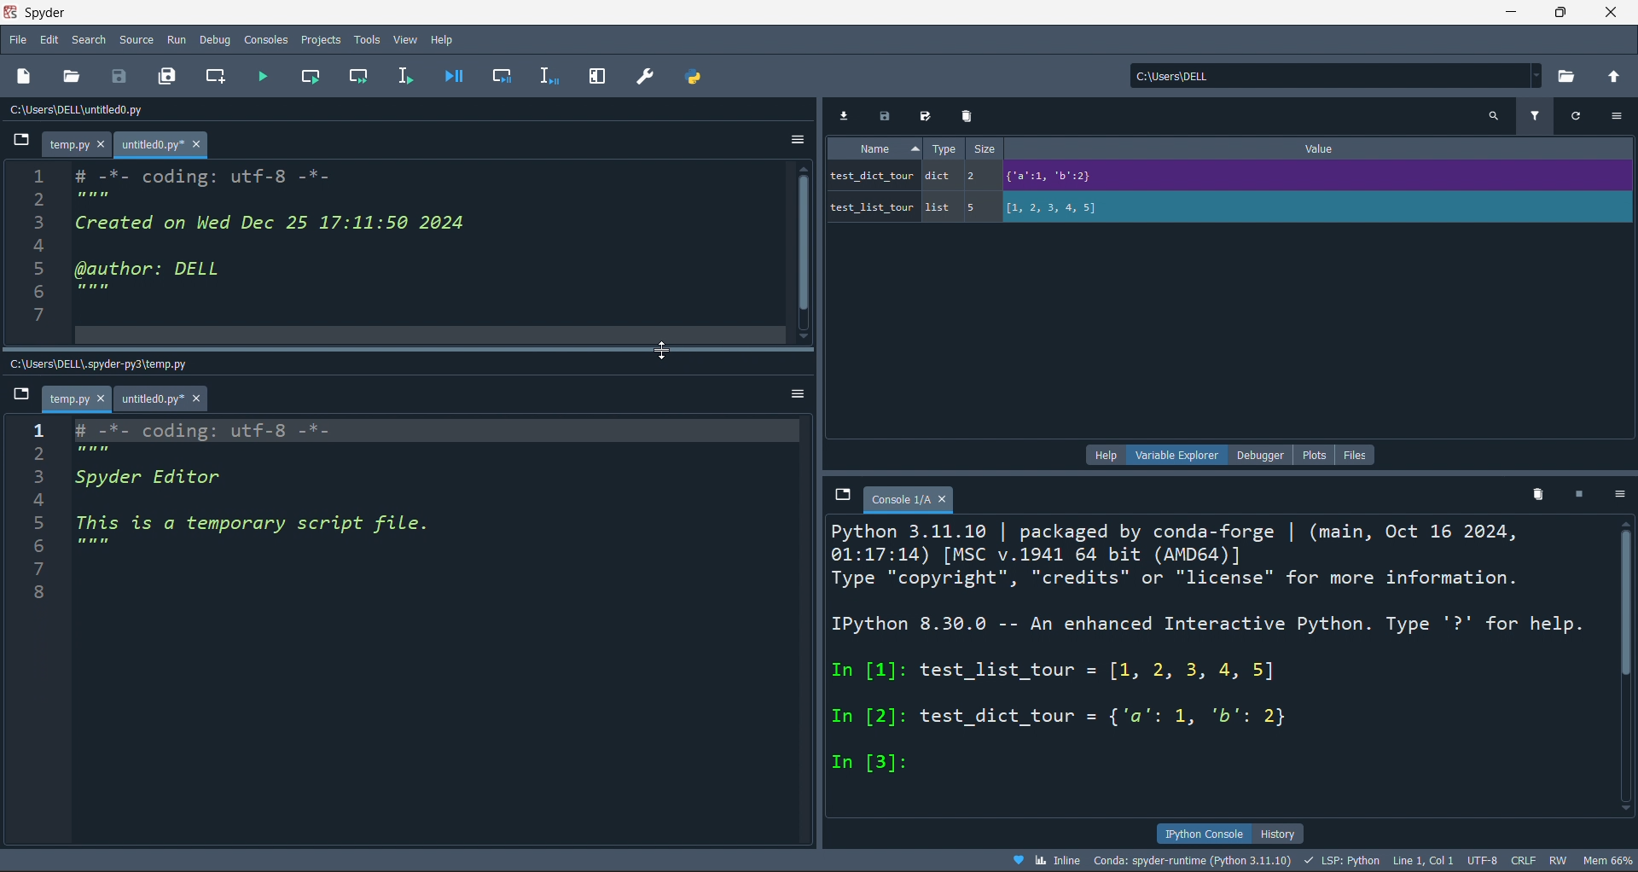  What do you see at coordinates (1508, 13) in the screenshot?
I see `minimize` at bounding box center [1508, 13].